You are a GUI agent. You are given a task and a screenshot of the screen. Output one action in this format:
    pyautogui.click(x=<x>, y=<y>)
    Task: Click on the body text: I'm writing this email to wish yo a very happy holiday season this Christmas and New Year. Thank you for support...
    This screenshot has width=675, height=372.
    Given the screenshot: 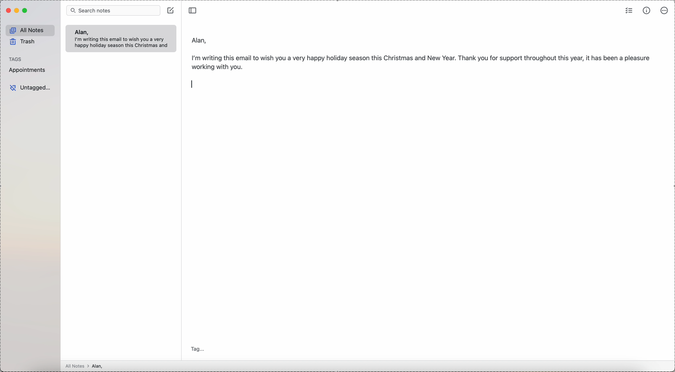 What is the action you would take?
    pyautogui.click(x=422, y=61)
    